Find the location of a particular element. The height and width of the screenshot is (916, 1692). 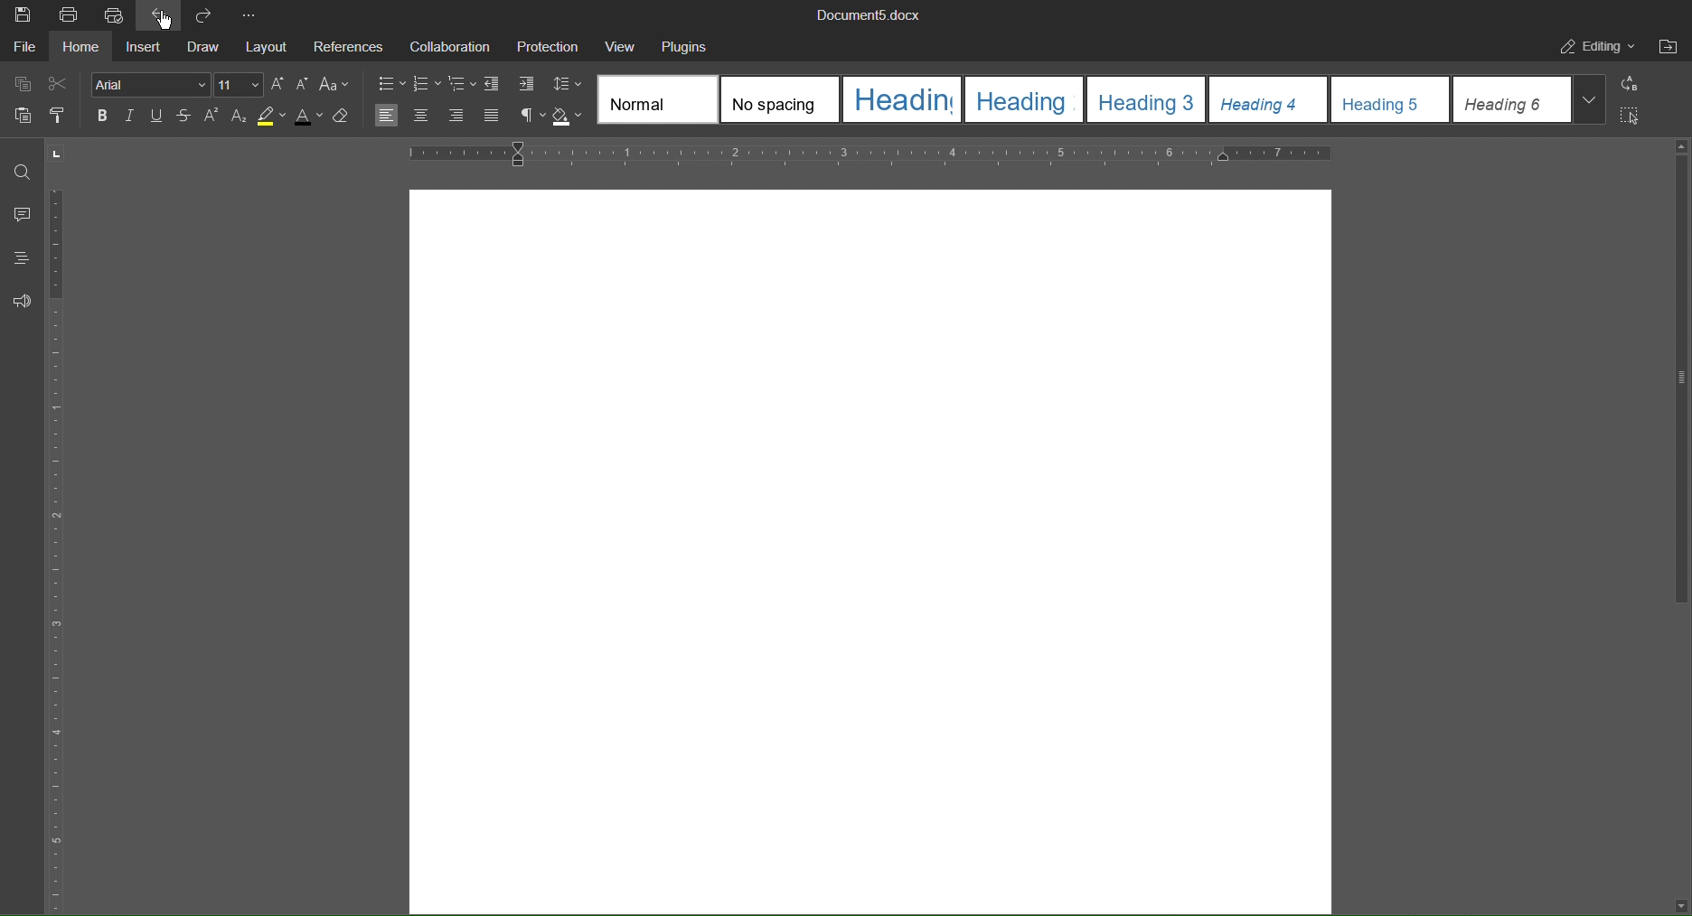

page orientation is located at coordinates (55, 153).